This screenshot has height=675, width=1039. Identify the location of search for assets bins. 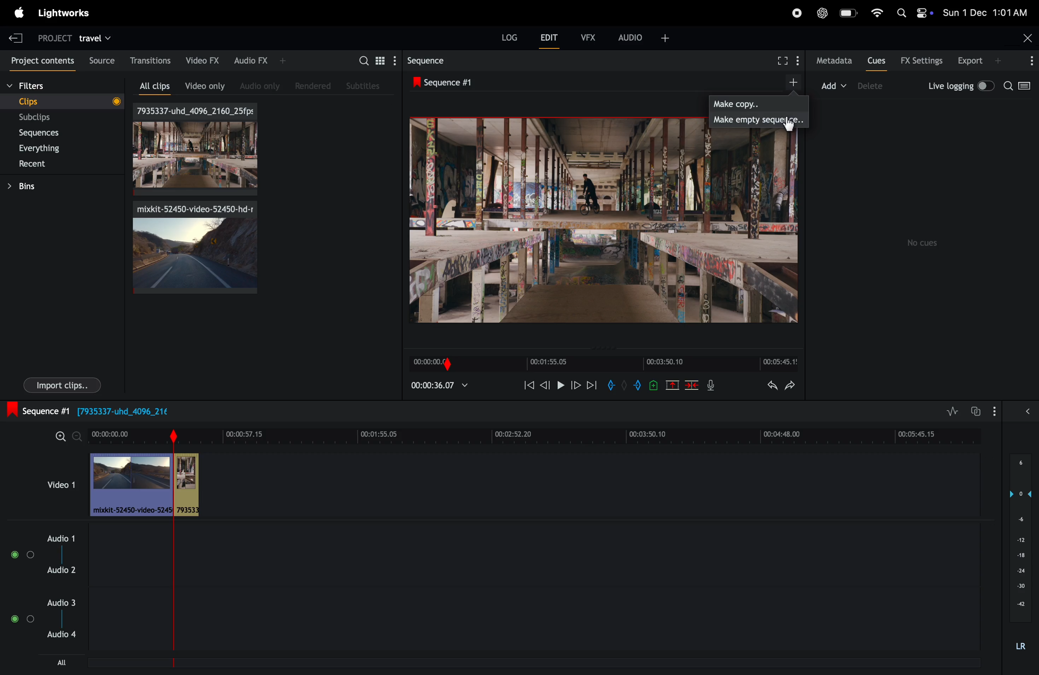
(362, 64).